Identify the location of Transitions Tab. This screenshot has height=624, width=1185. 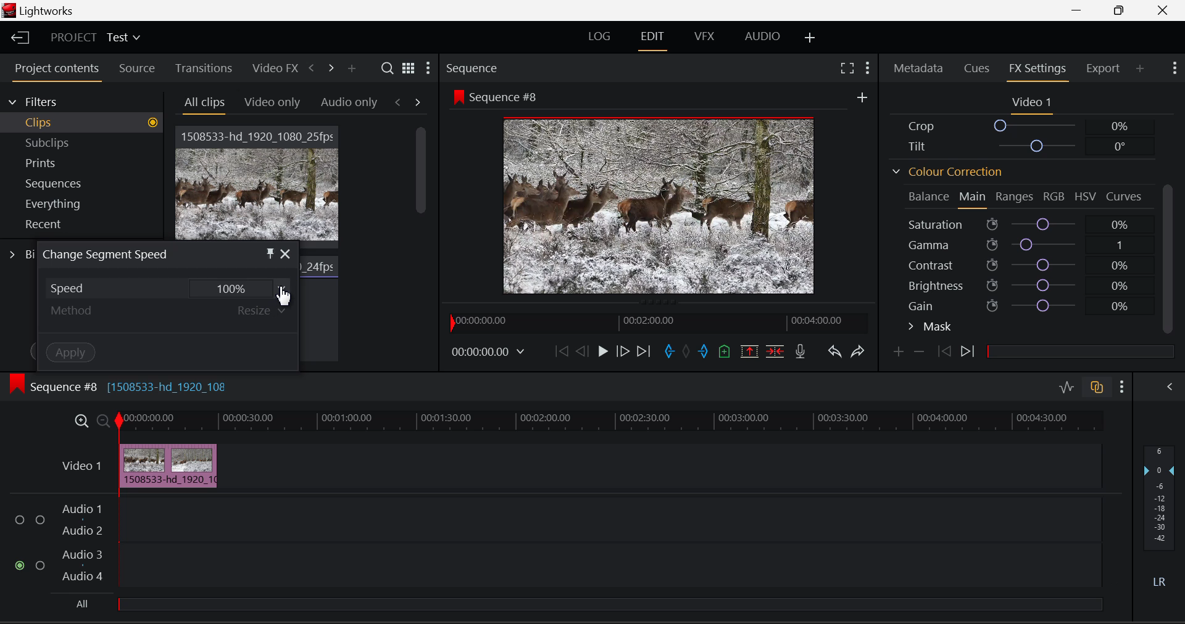
(206, 68).